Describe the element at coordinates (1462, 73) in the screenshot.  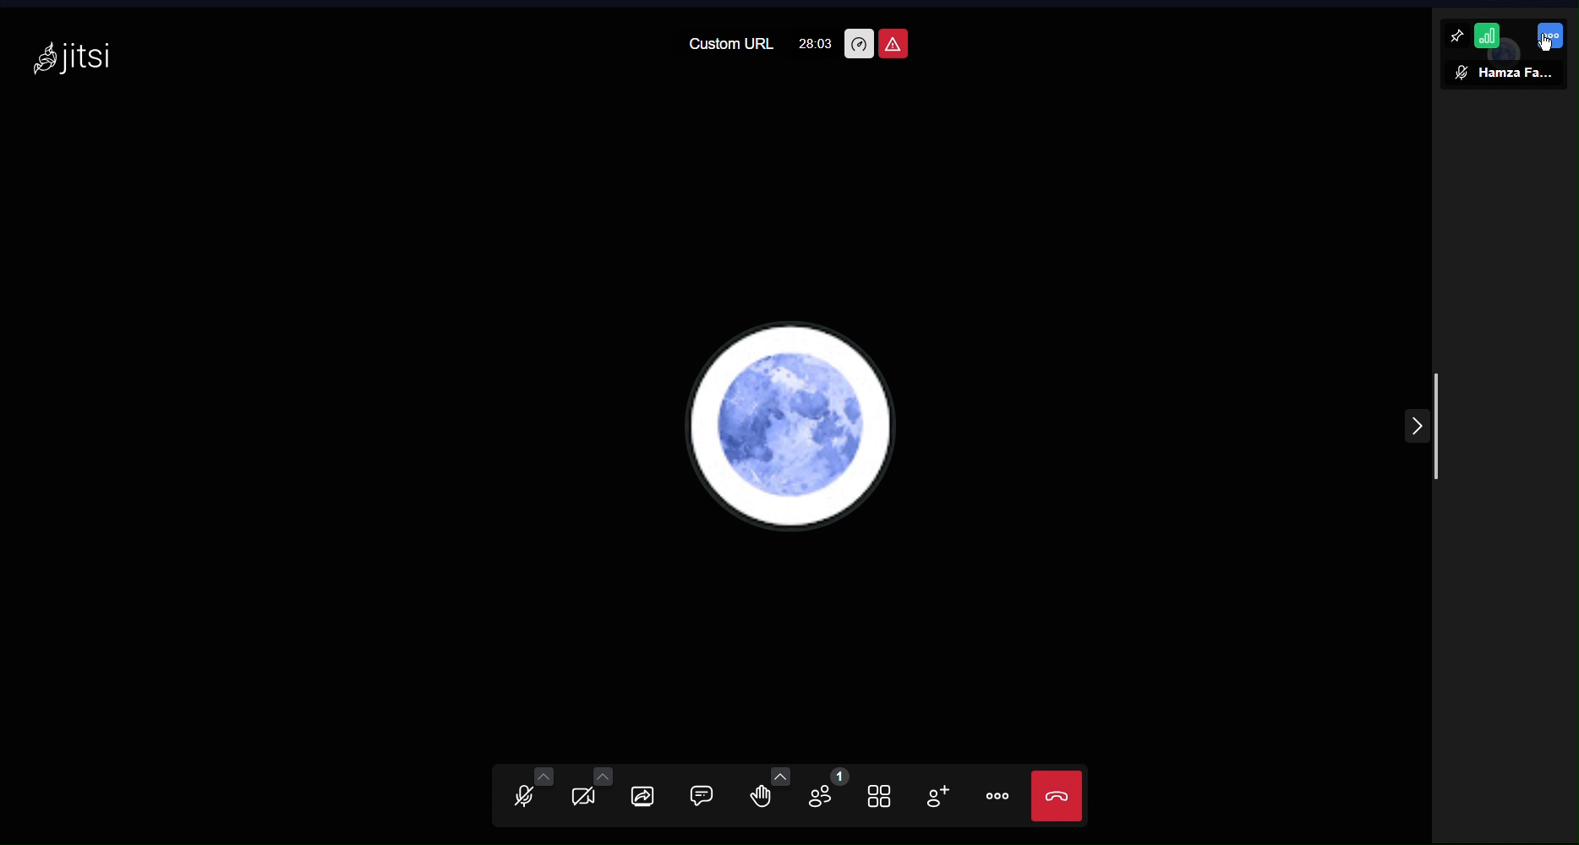
I see `microphone` at that location.